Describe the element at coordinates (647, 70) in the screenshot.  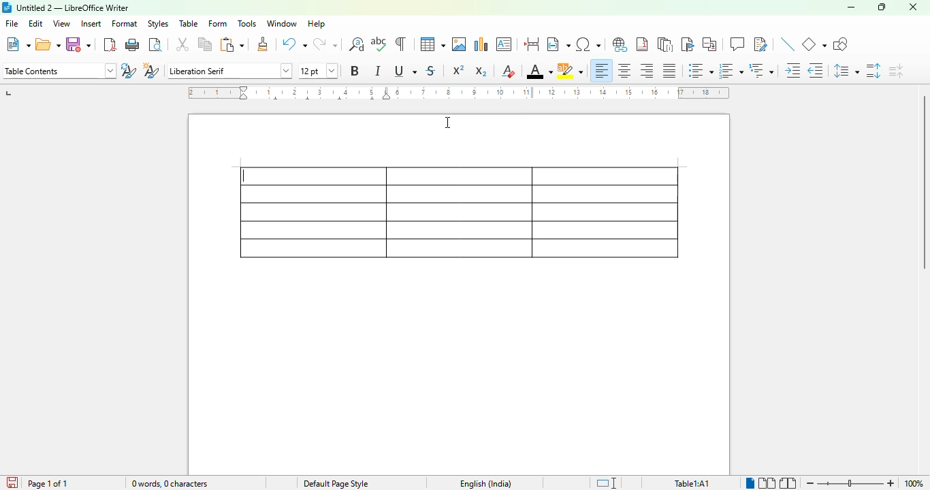
I see `align right` at that location.